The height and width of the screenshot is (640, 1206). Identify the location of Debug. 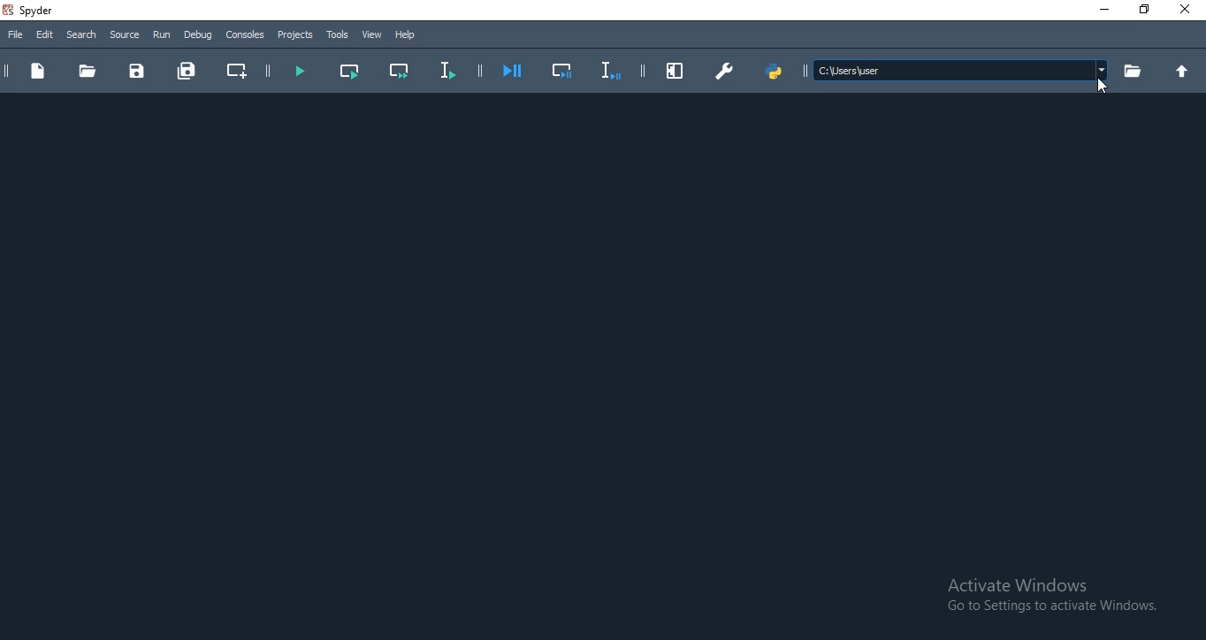
(198, 35).